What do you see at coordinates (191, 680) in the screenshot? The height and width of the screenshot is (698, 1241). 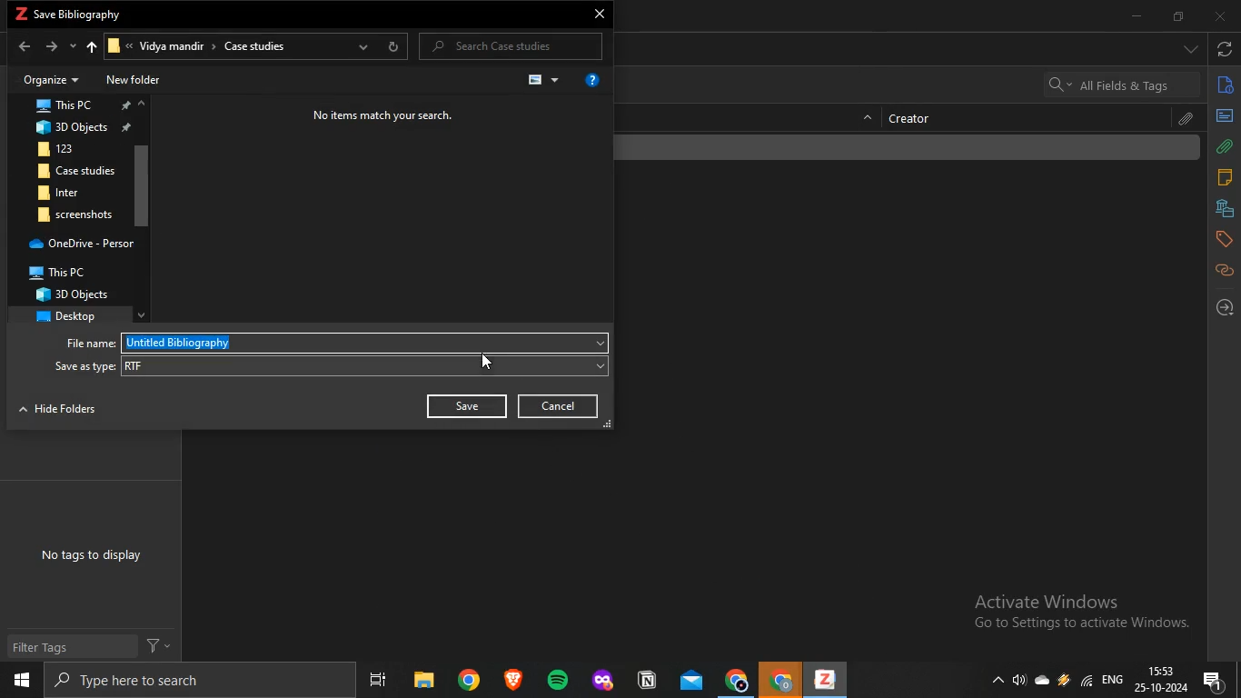 I see `search` at bounding box center [191, 680].